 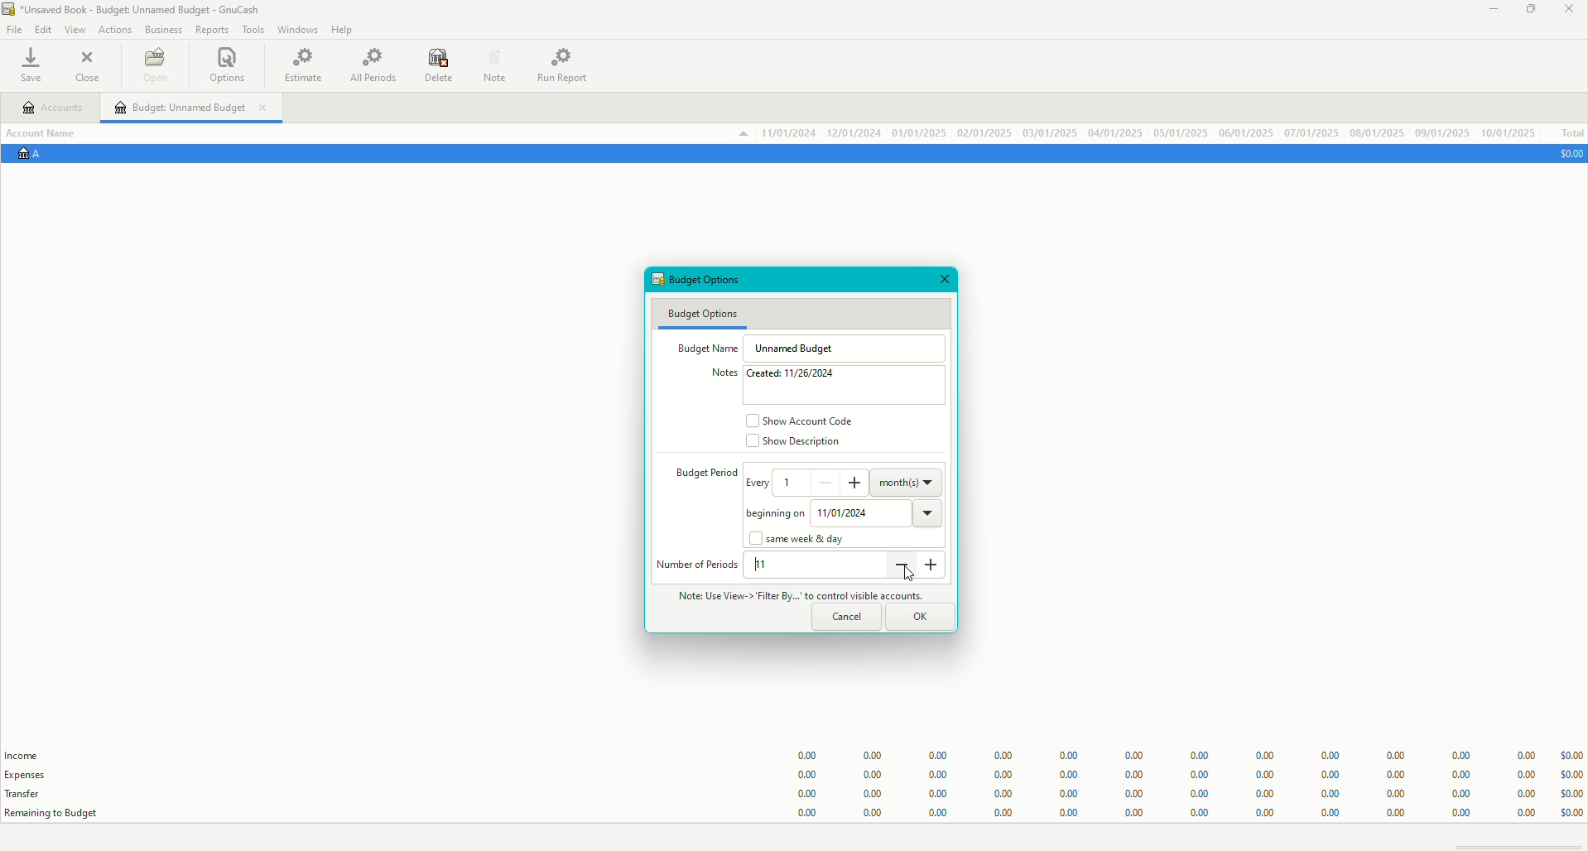 What do you see at coordinates (766, 565) in the screenshot?
I see `11` at bounding box center [766, 565].